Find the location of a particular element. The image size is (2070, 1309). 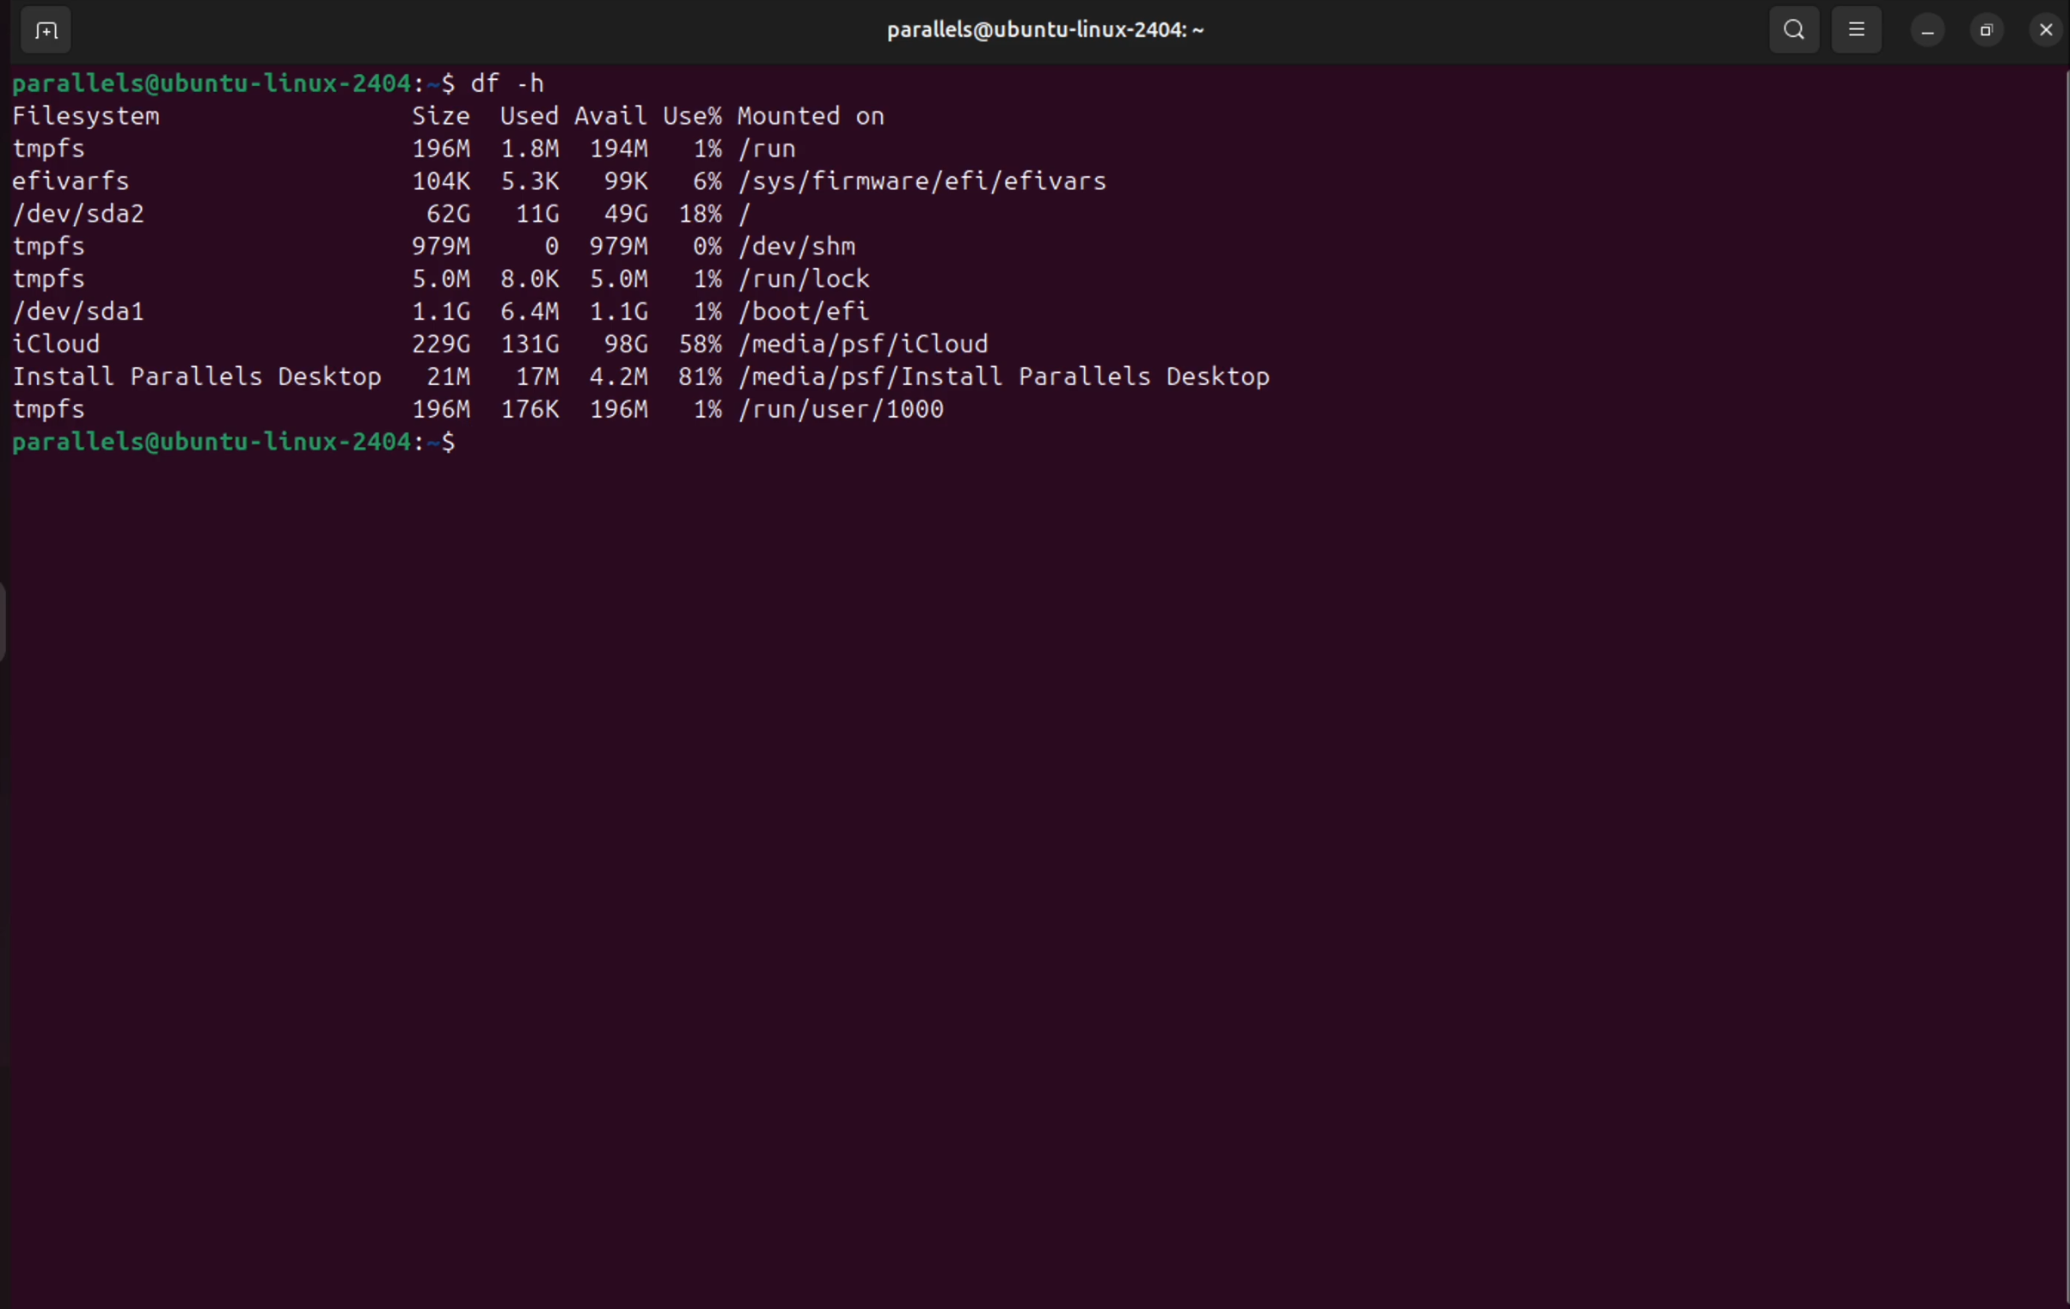

1% is located at coordinates (708, 280).